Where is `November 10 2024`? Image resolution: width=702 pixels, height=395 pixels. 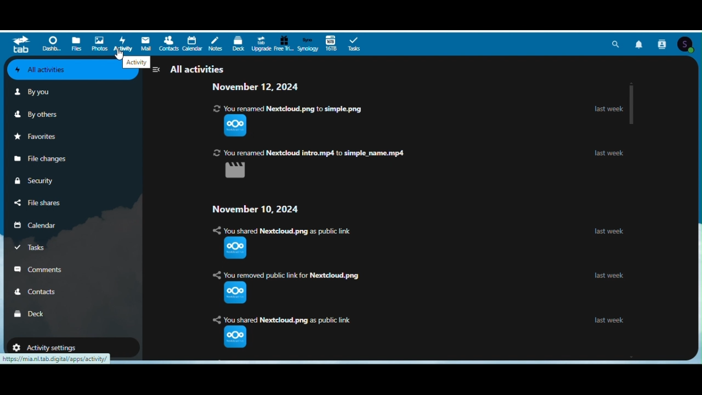 November 10 2024 is located at coordinates (258, 208).